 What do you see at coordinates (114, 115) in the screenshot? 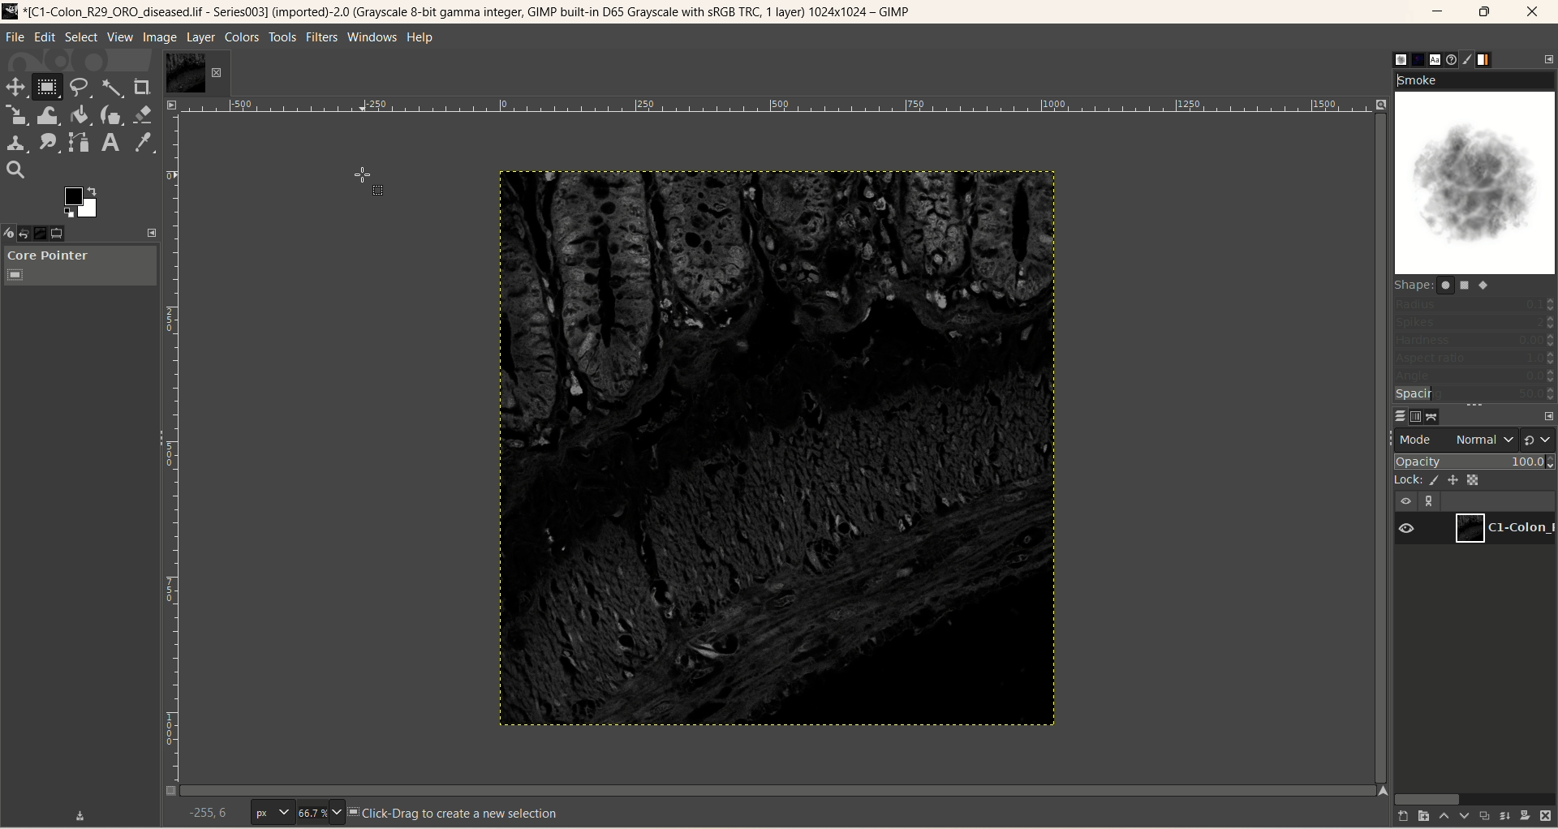
I see `ink tool` at bounding box center [114, 115].